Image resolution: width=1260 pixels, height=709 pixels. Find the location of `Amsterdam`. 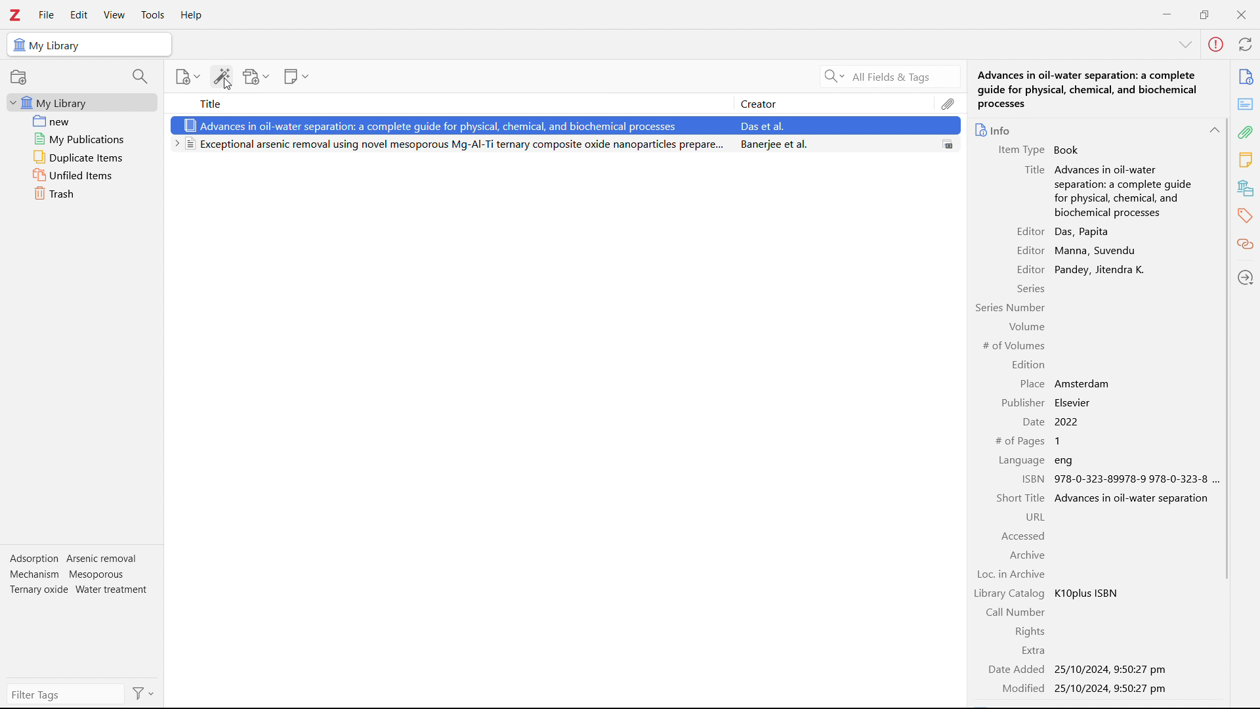

Amsterdam is located at coordinates (1085, 384).